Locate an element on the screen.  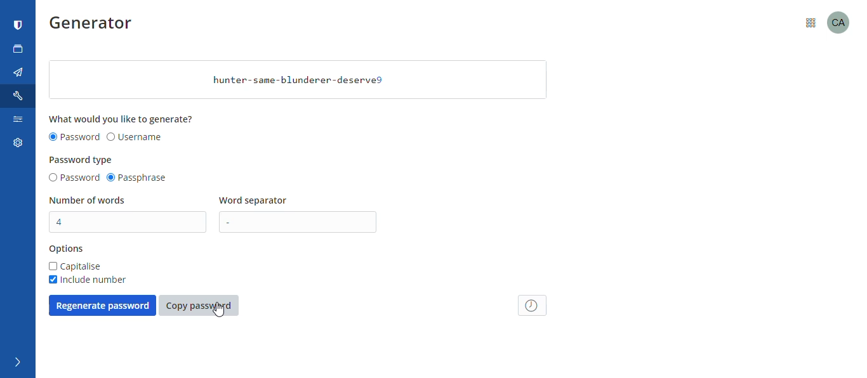
what would you like to generate? is located at coordinates (122, 119).